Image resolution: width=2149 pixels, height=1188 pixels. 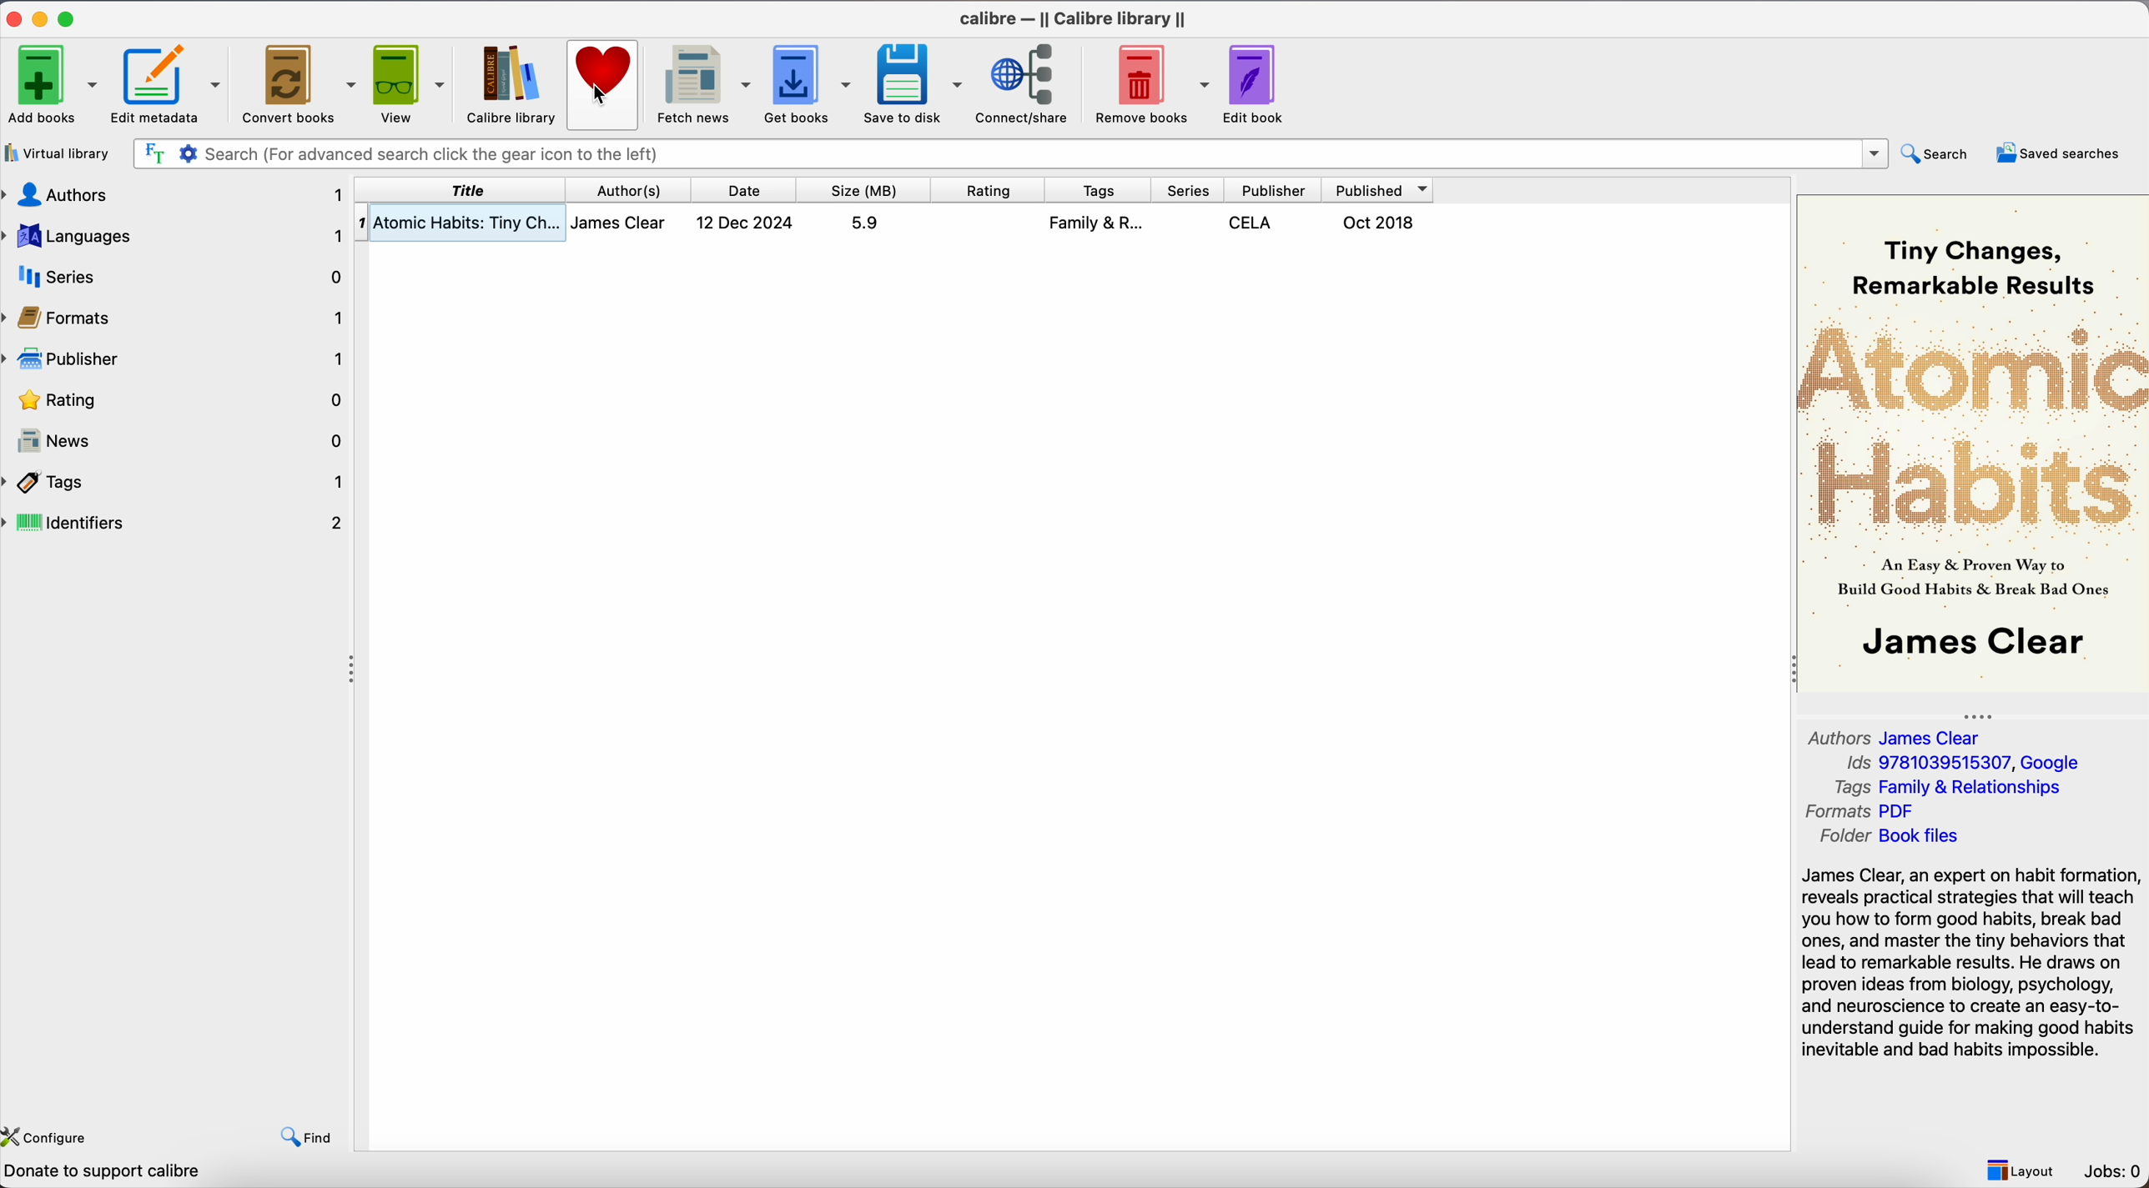 I want to click on date, so click(x=744, y=189).